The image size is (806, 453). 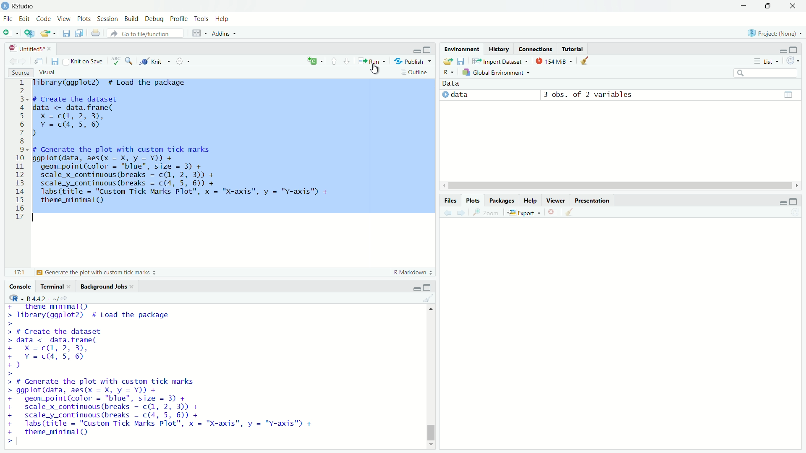 I want to click on r markdown, so click(x=411, y=272).